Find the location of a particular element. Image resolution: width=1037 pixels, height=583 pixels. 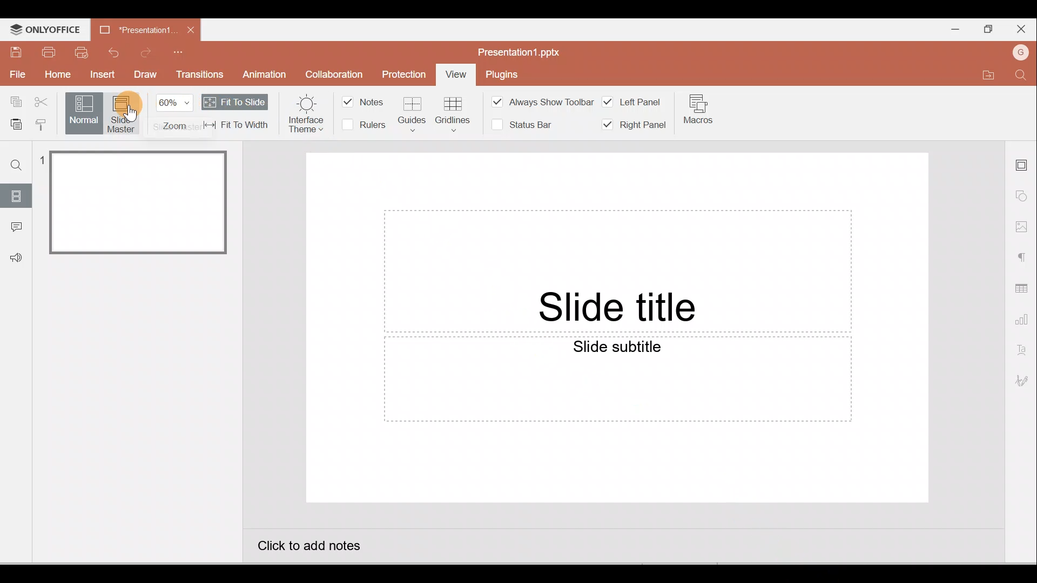

Notes is located at coordinates (366, 101).